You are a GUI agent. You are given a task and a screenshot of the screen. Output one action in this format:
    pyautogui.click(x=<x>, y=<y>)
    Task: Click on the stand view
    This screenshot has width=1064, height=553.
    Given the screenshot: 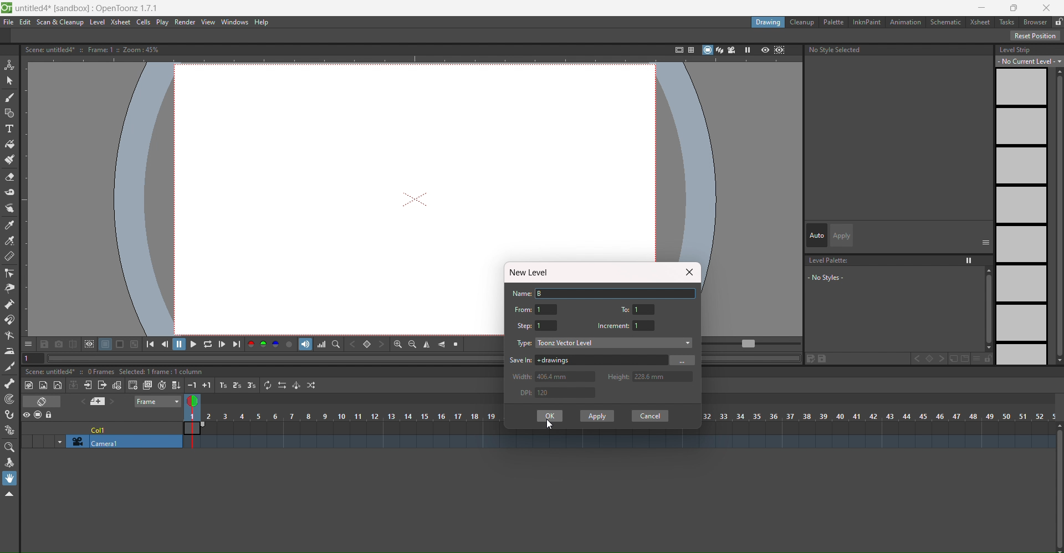 What is the action you would take?
    pyautogui.click(x=712, y=50)
    